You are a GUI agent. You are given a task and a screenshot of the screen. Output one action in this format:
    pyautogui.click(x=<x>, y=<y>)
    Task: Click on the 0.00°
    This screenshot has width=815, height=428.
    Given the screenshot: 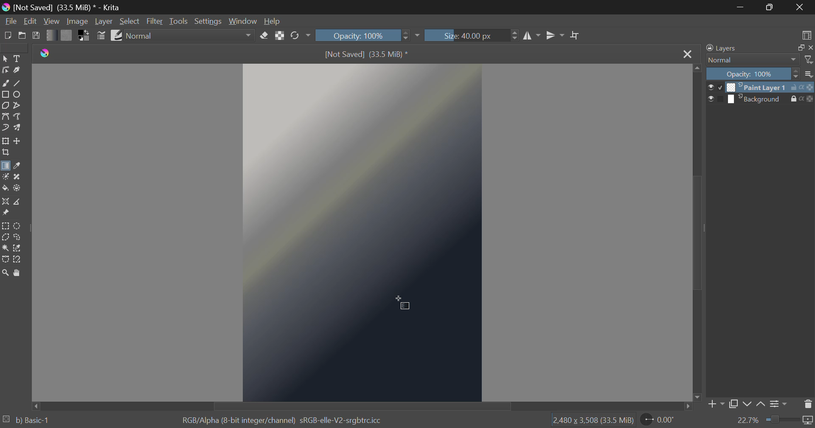 What is the action you would take?
    pyautogui.click(x=663, y=419)
    